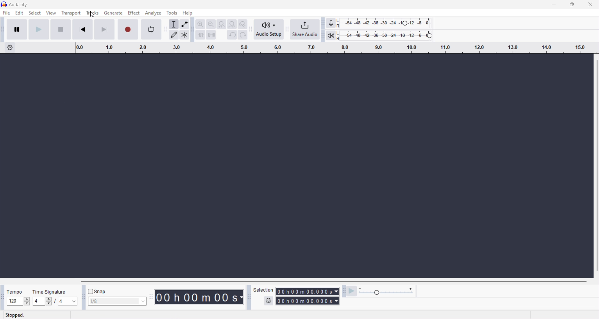 The width and height of the screenshot is (599, 319). Describe the element at coordinates (39, 29) in the screenshot. I see `Play` at that location.